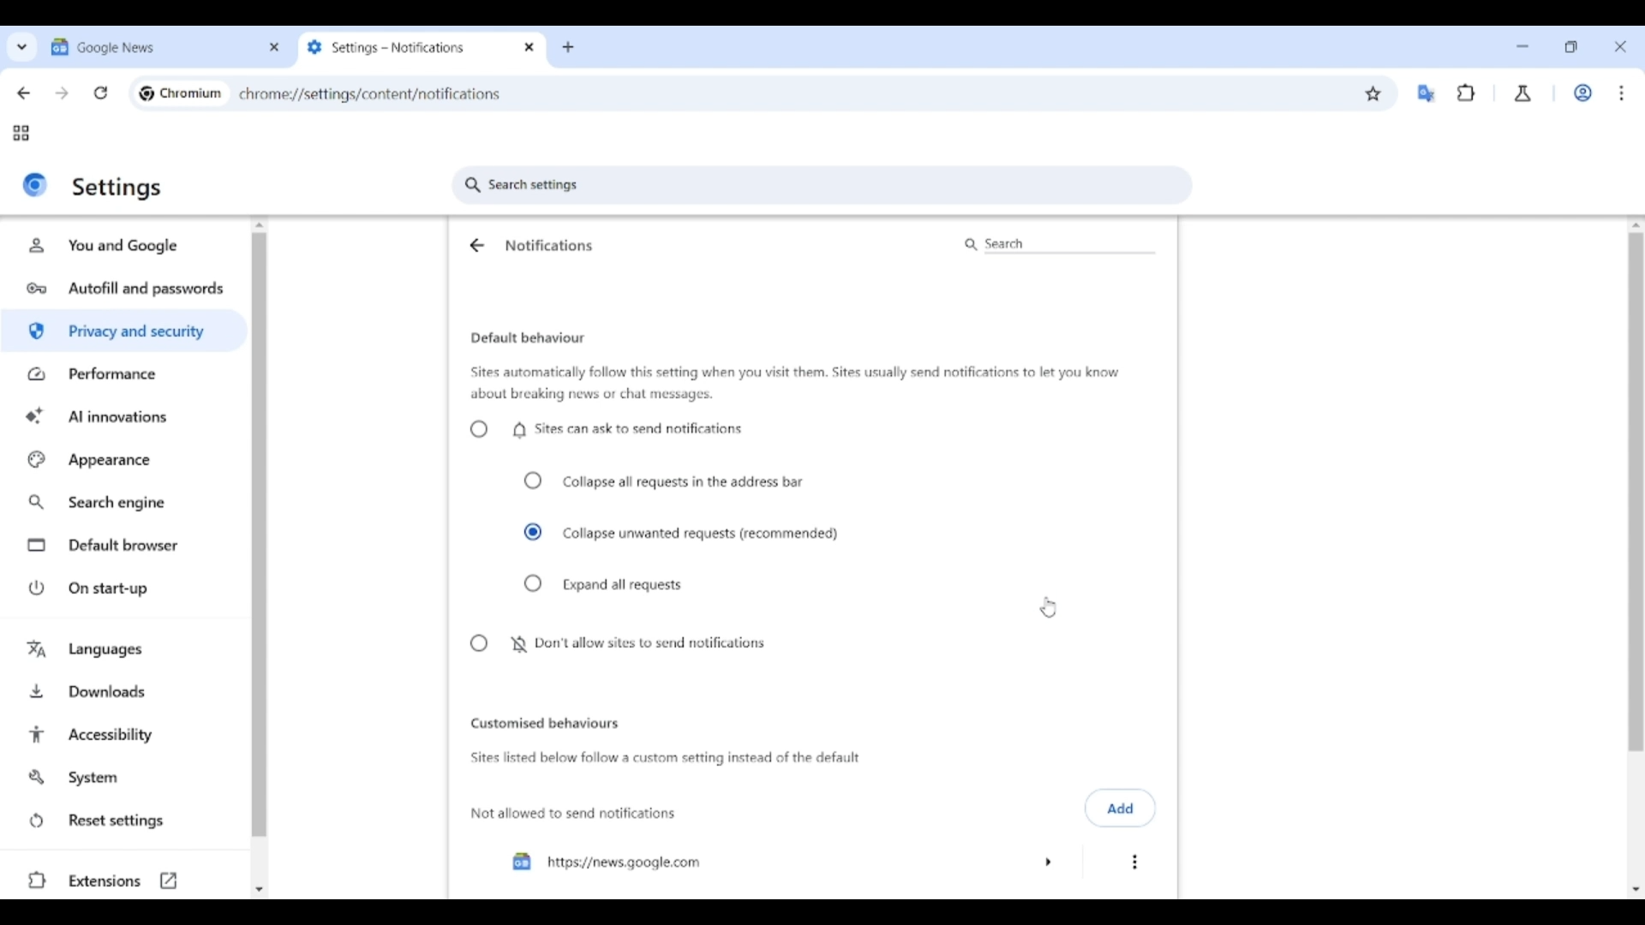  What do you see at coordinates (147, 93) in the screenshot?
I see `Chromium logo` at bounding box center [147, 93].